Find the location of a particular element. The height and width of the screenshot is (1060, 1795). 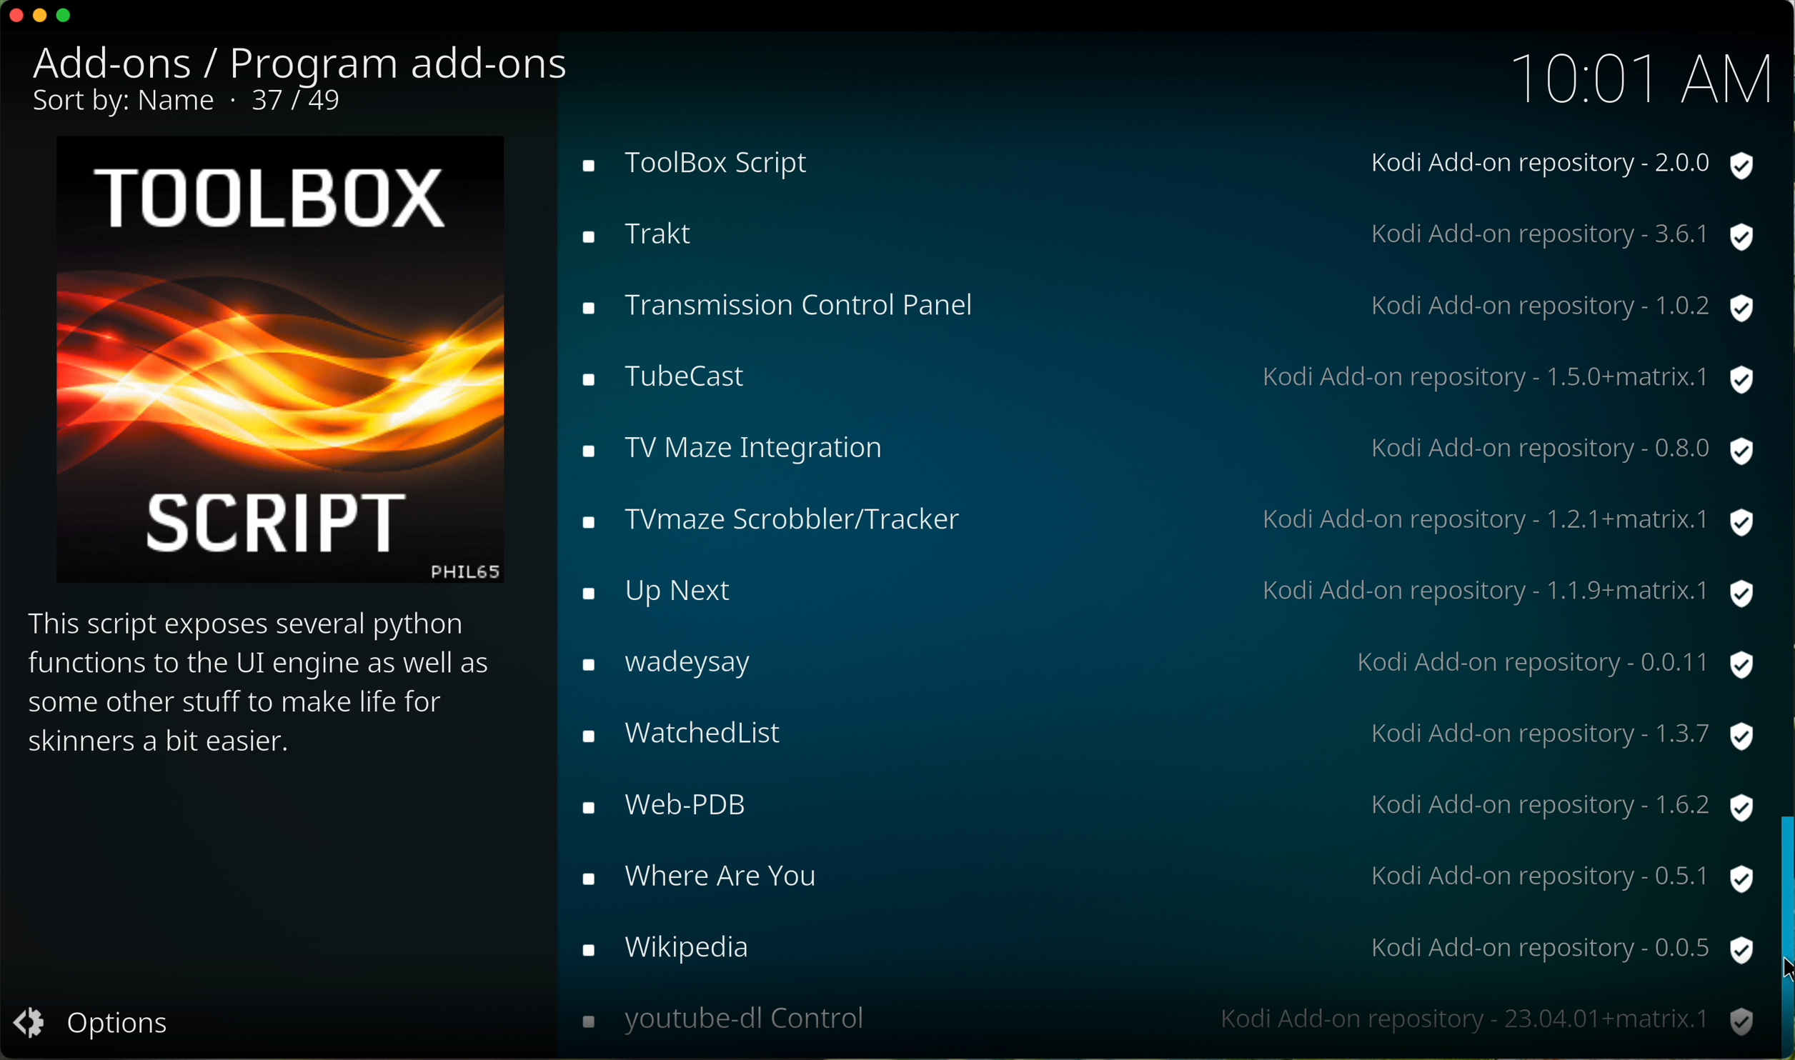

transmission control panel is located at coordinates (1162, 303).